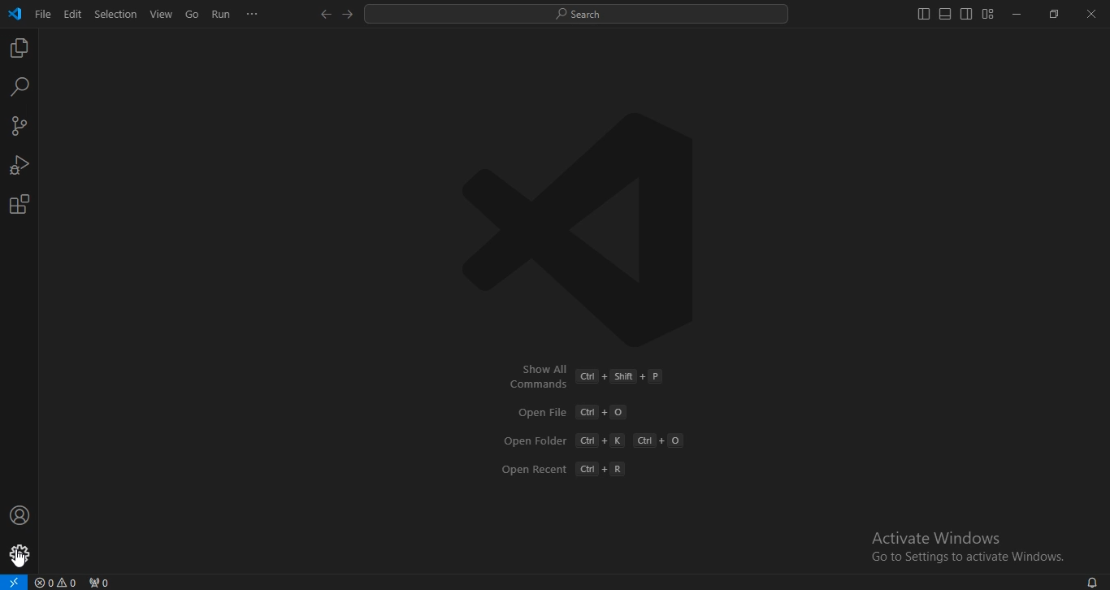 This screenshot has width=1110, height=590. Describe the element at coordinates (944, 14) in the screenshot. I see `toggle panel` at that location.